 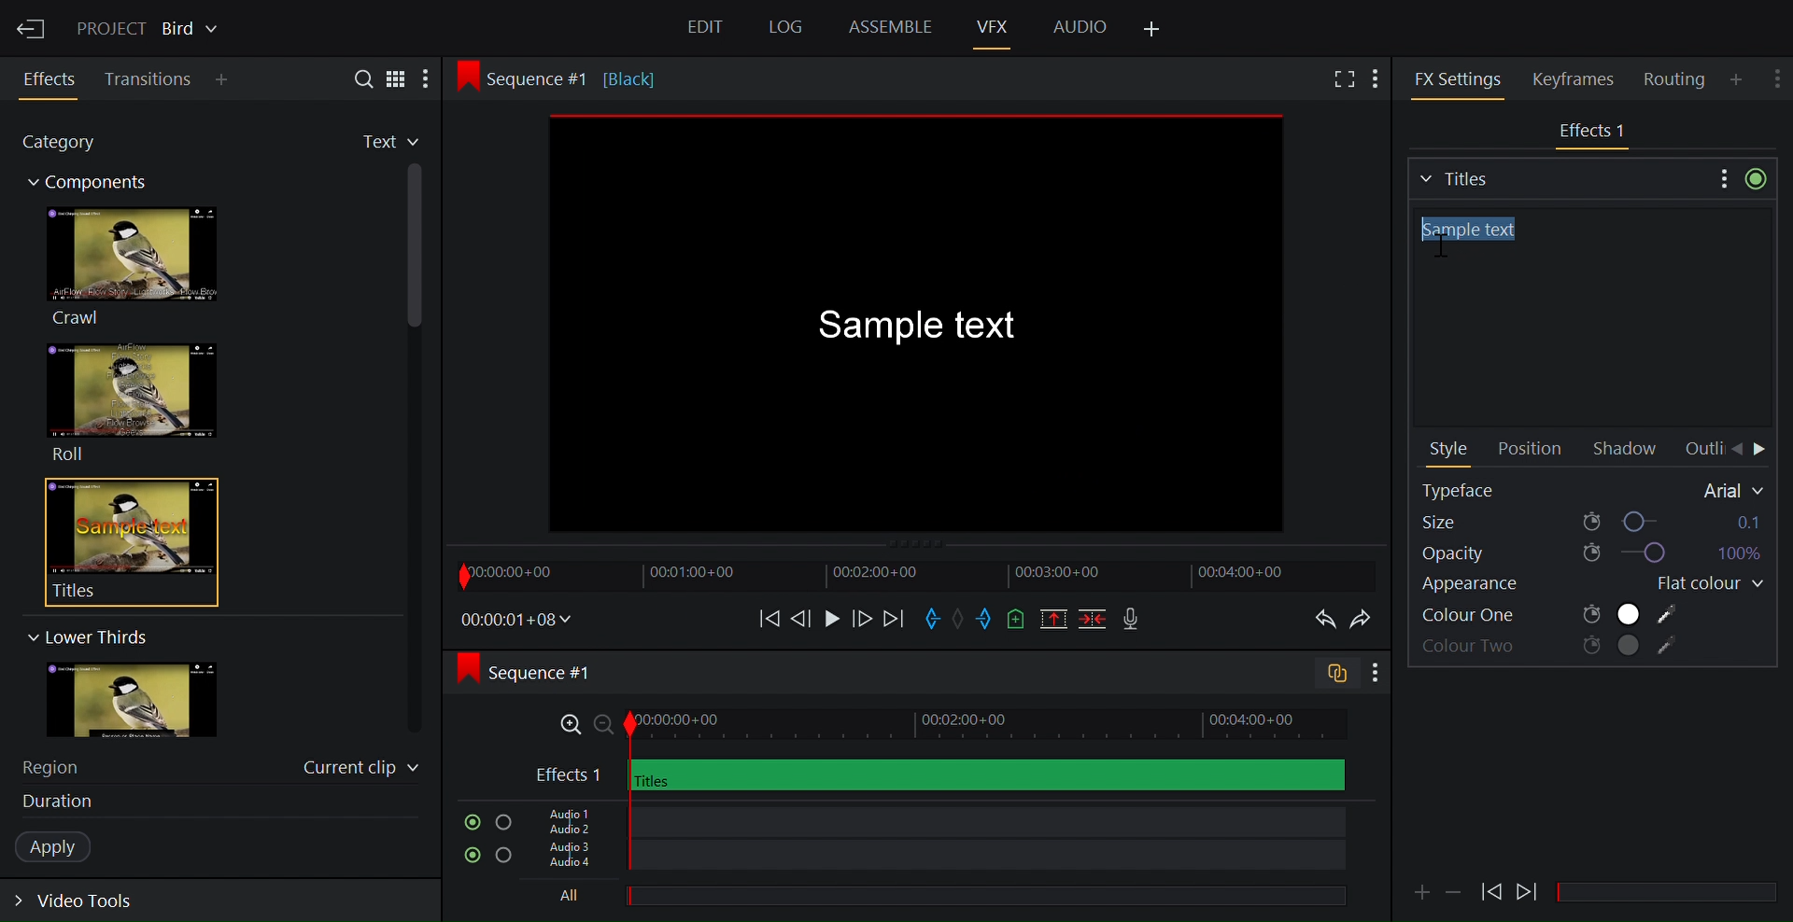 I want to click on Toggle bypass, so click(x=1756, y=178).